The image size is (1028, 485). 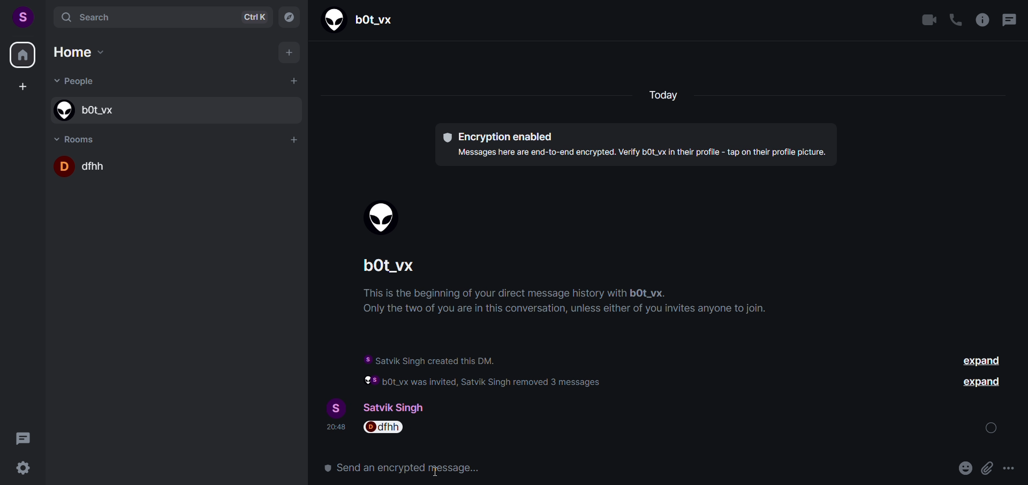 What do you see at coordinates (633, 144) in the screenshot?
I see `encryption eneabled text` at bounding box center [633, 144].